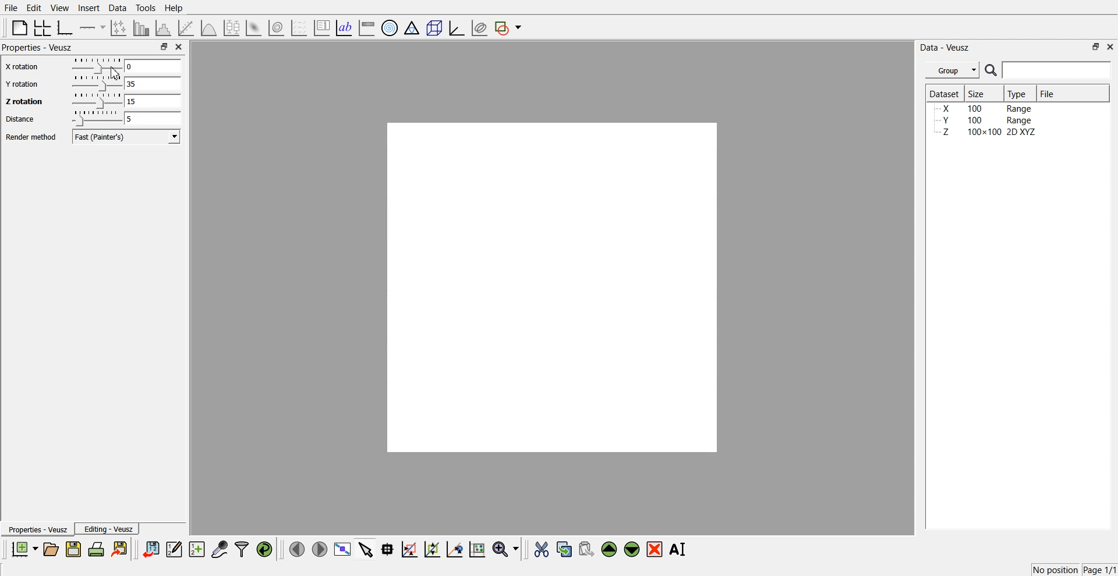 The height and width of the screenshot is (576, 1118). I want to click on Insert, so click(89, 8).